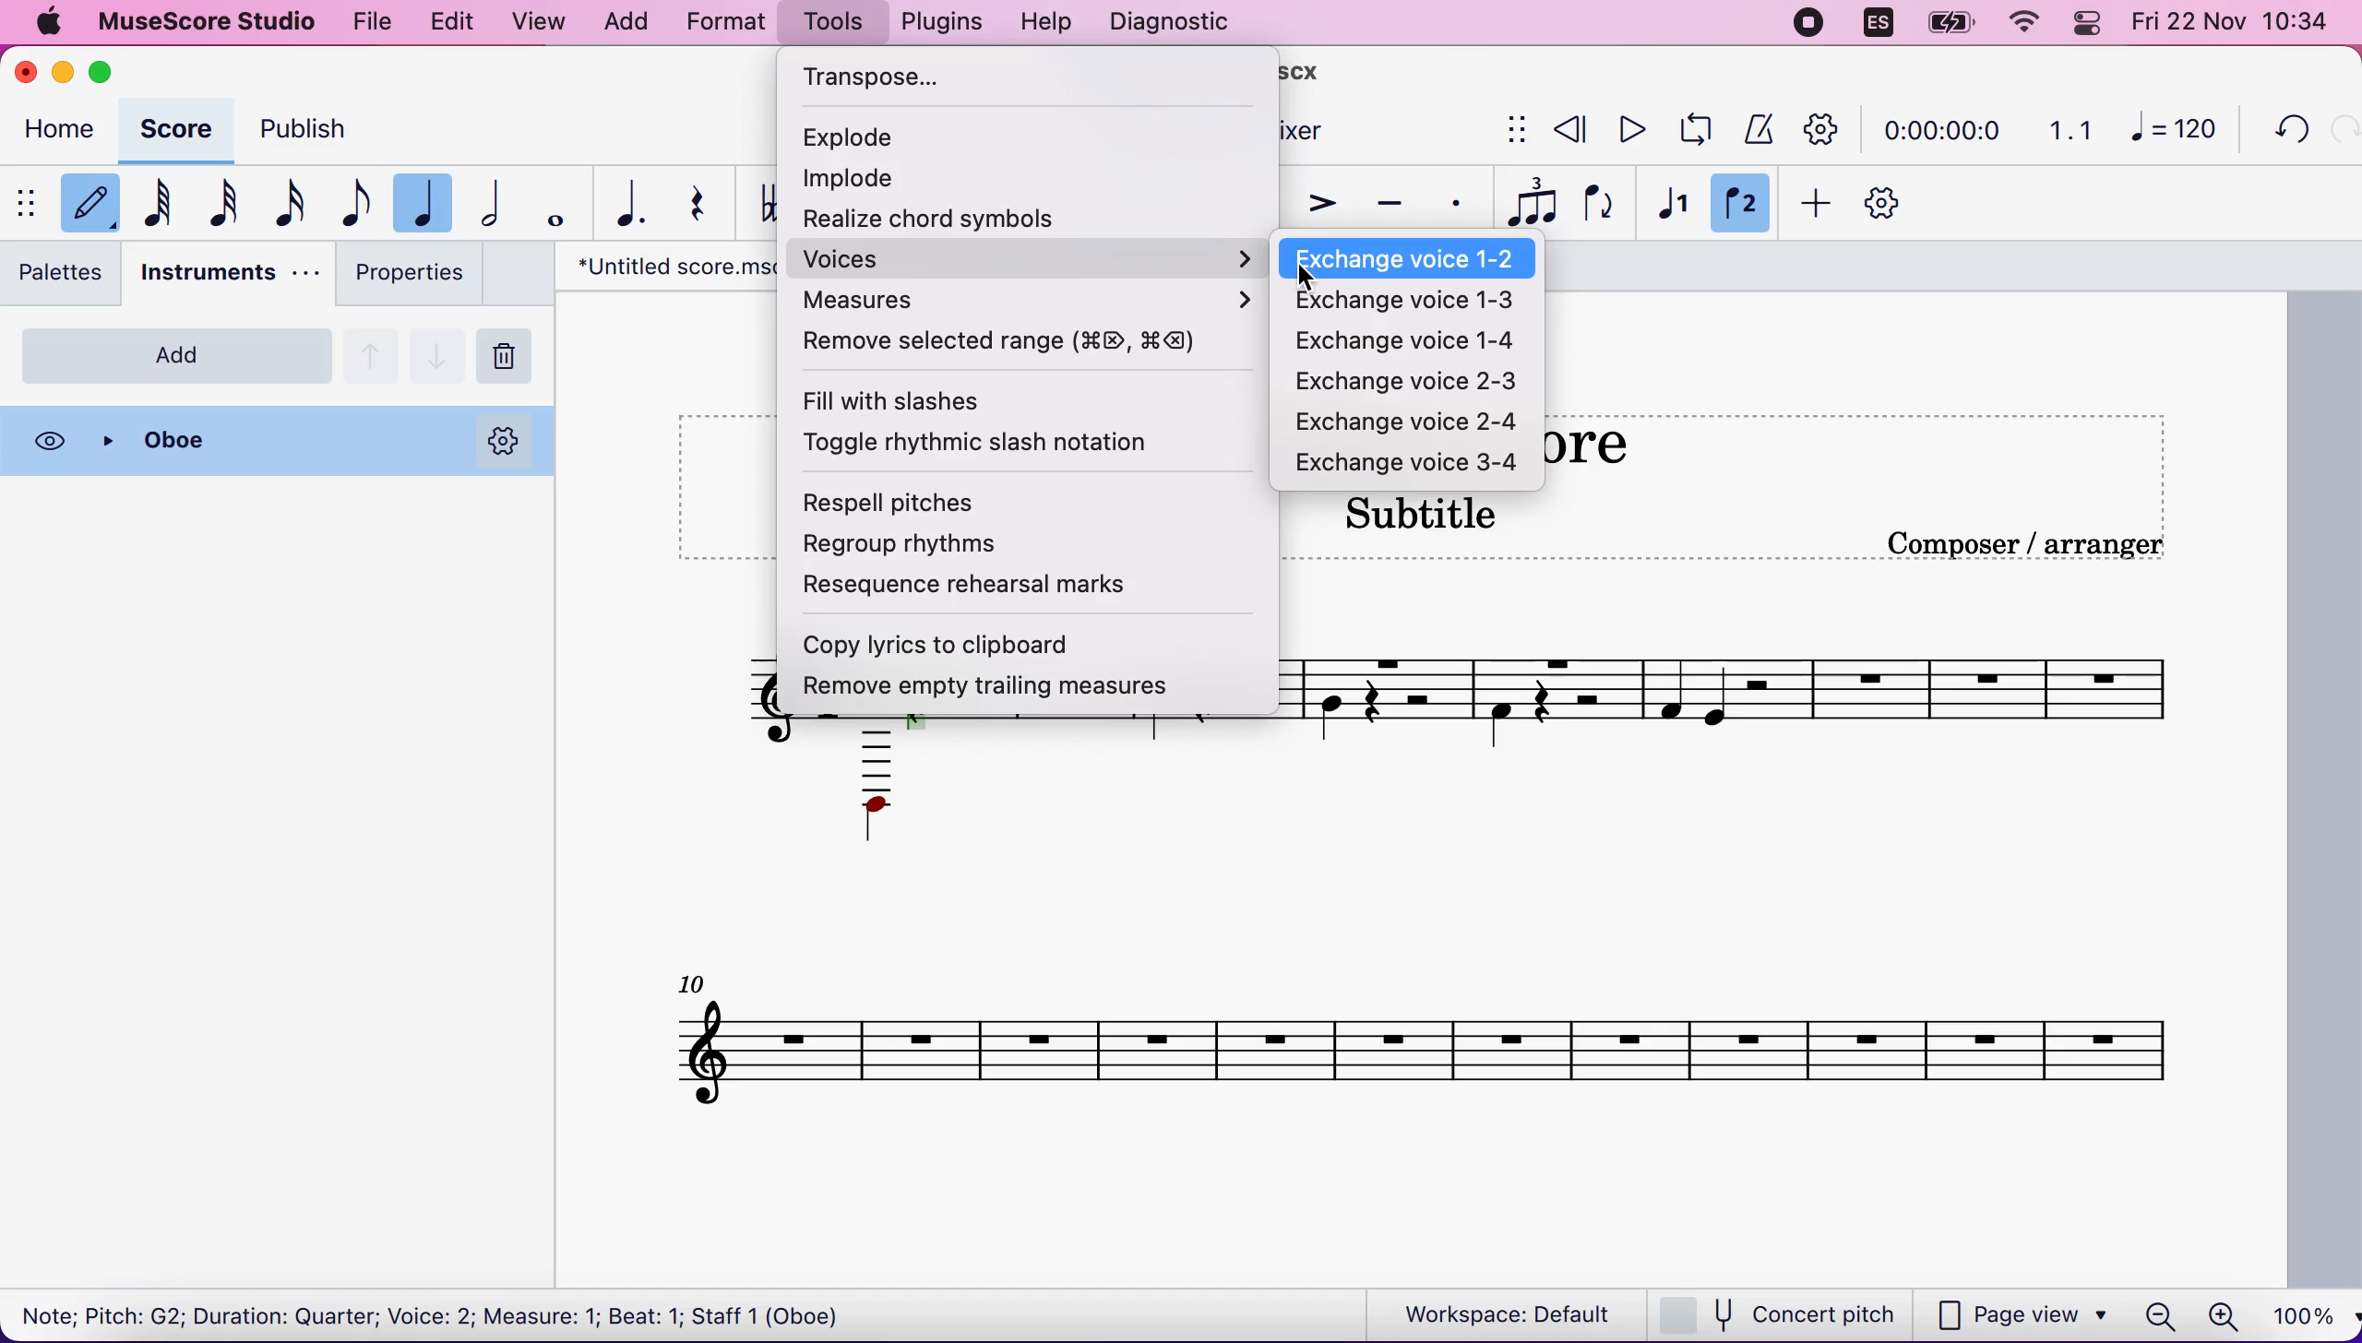 Image resolution: width=2362 pixels, height=1343 pixels. Describe the element at coordinates (297, 203) in the screenshot. I see `16th note` at that location.